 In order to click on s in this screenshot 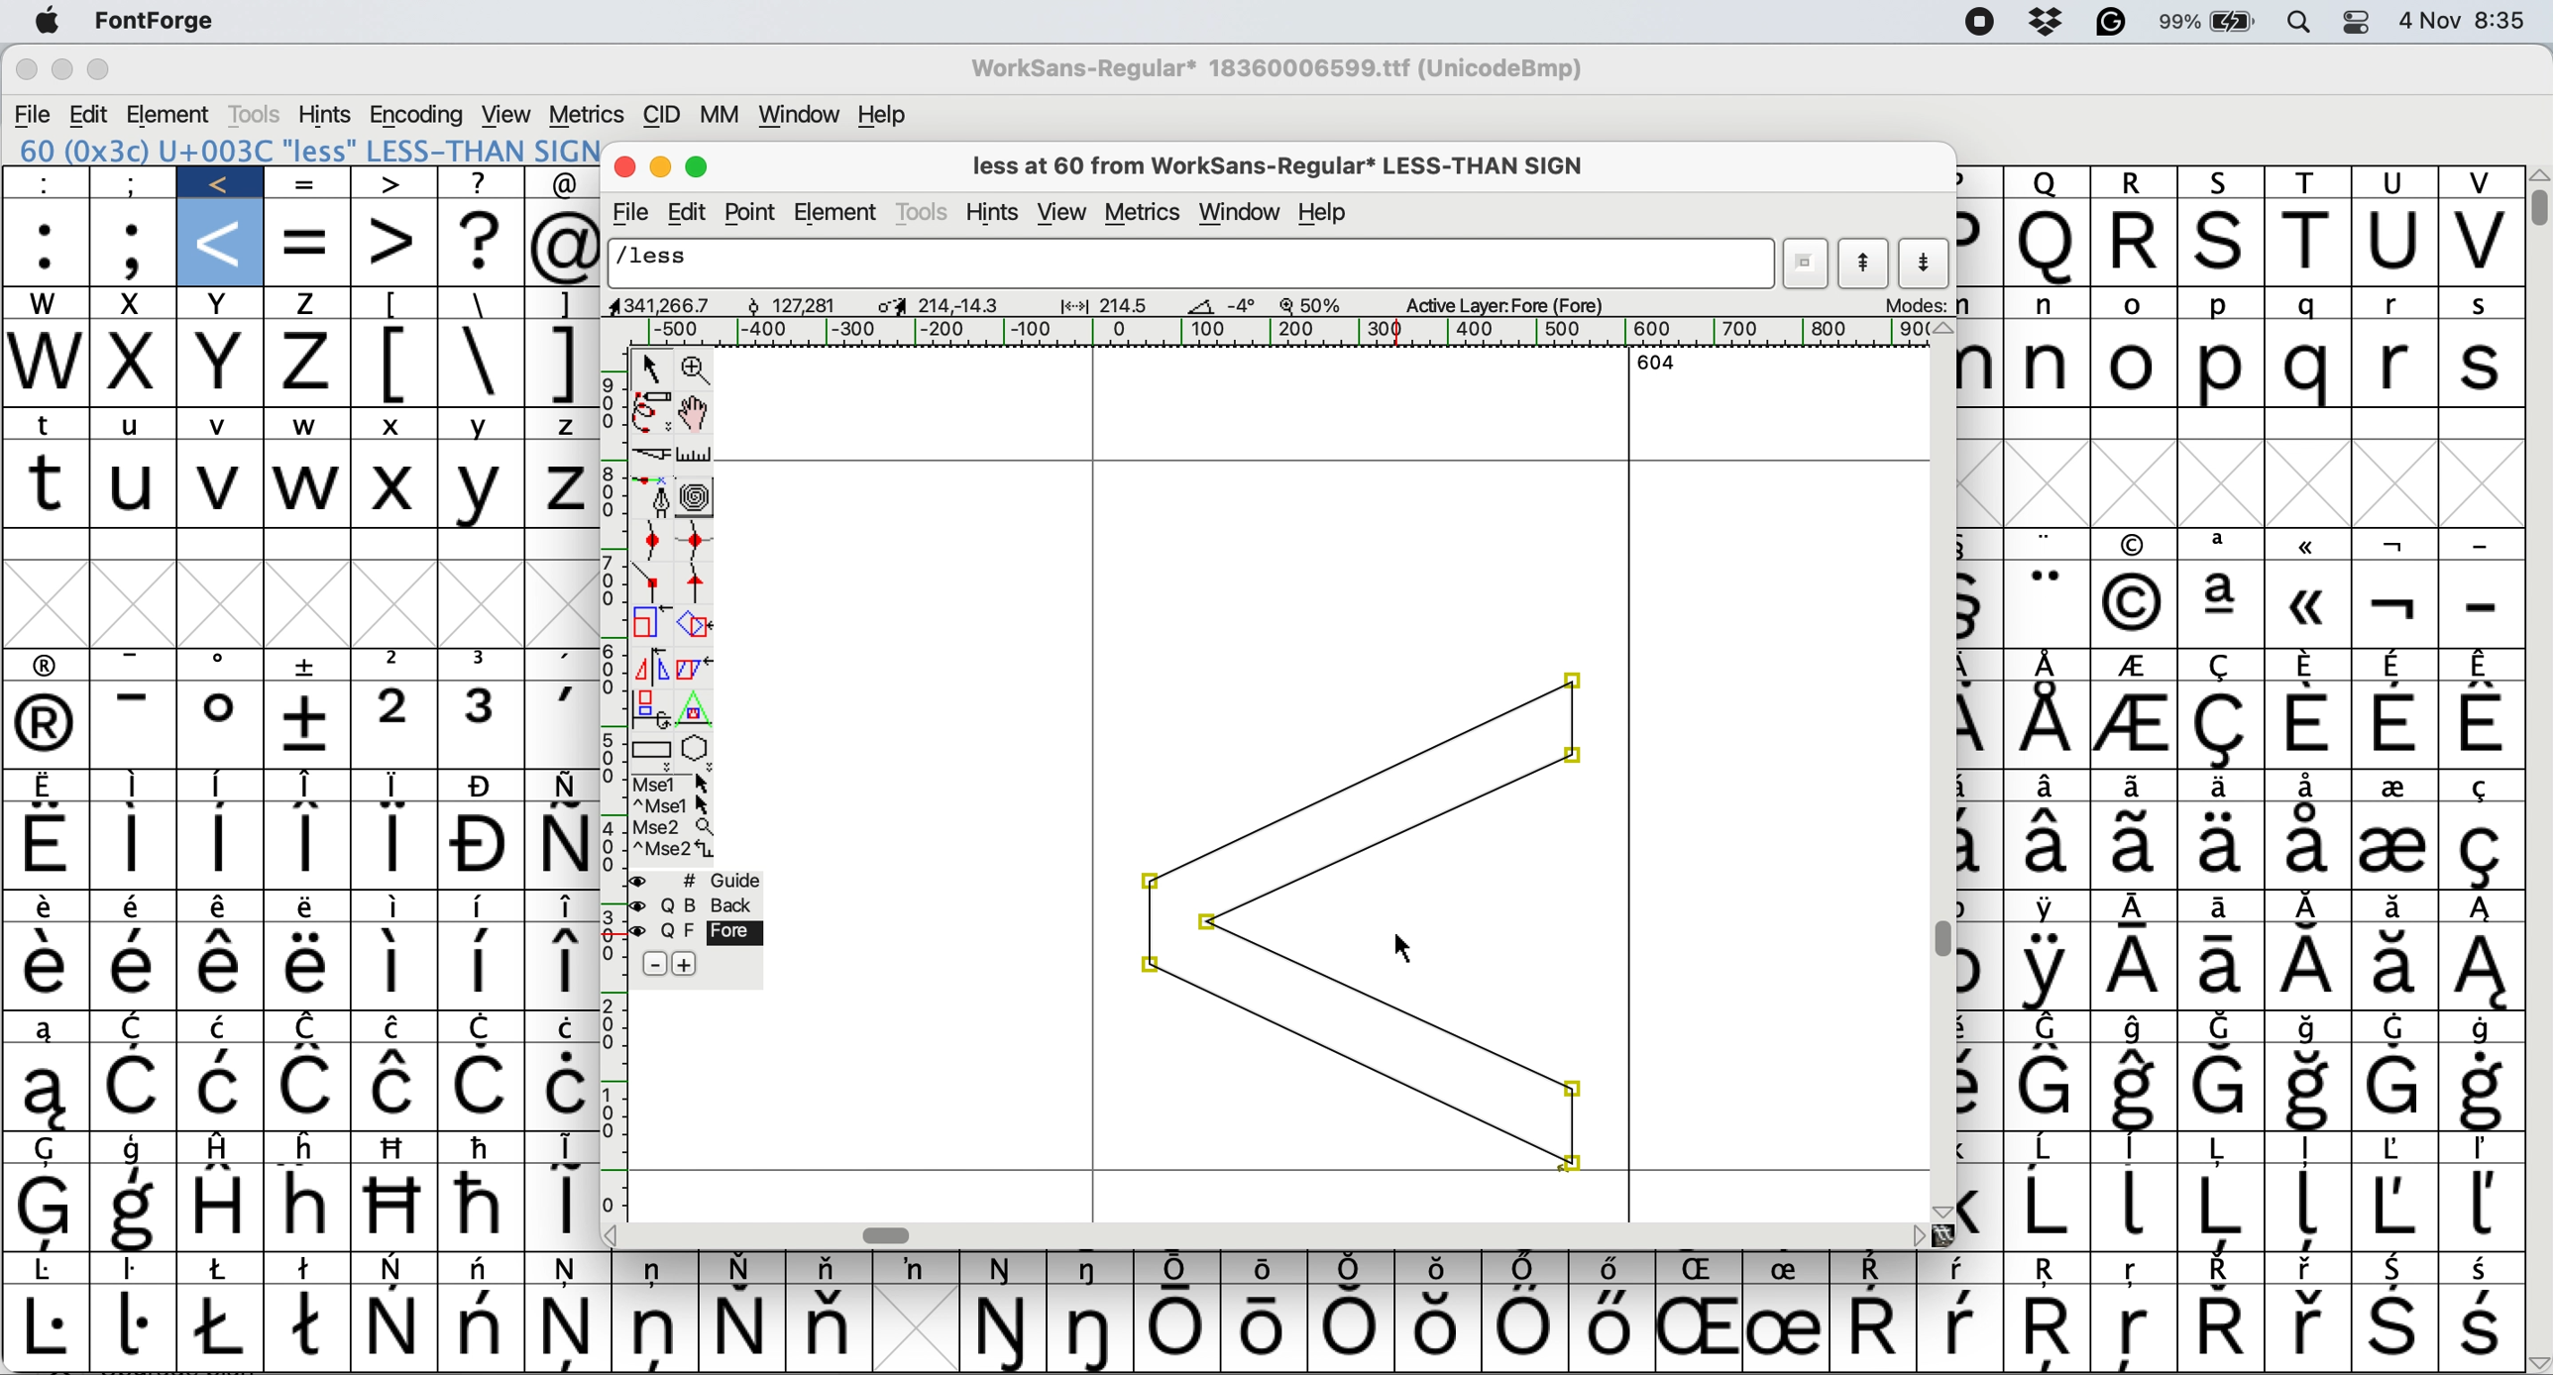, I will do `click(2223, 244)`.